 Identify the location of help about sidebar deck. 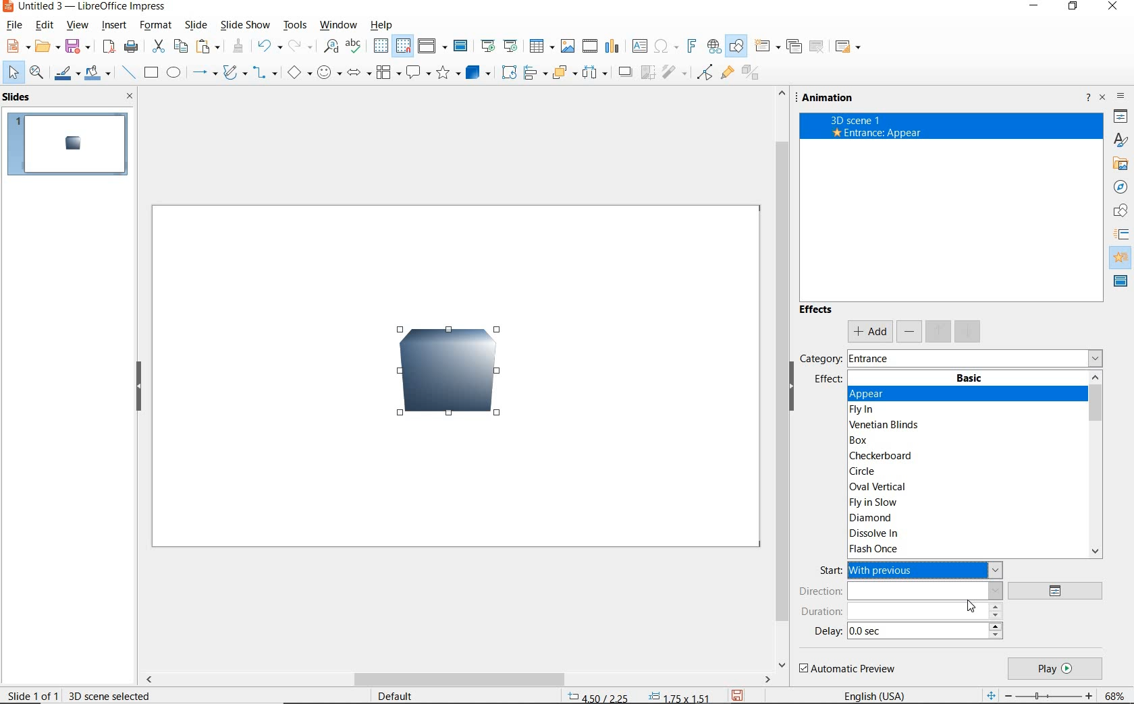
(1086, 99).